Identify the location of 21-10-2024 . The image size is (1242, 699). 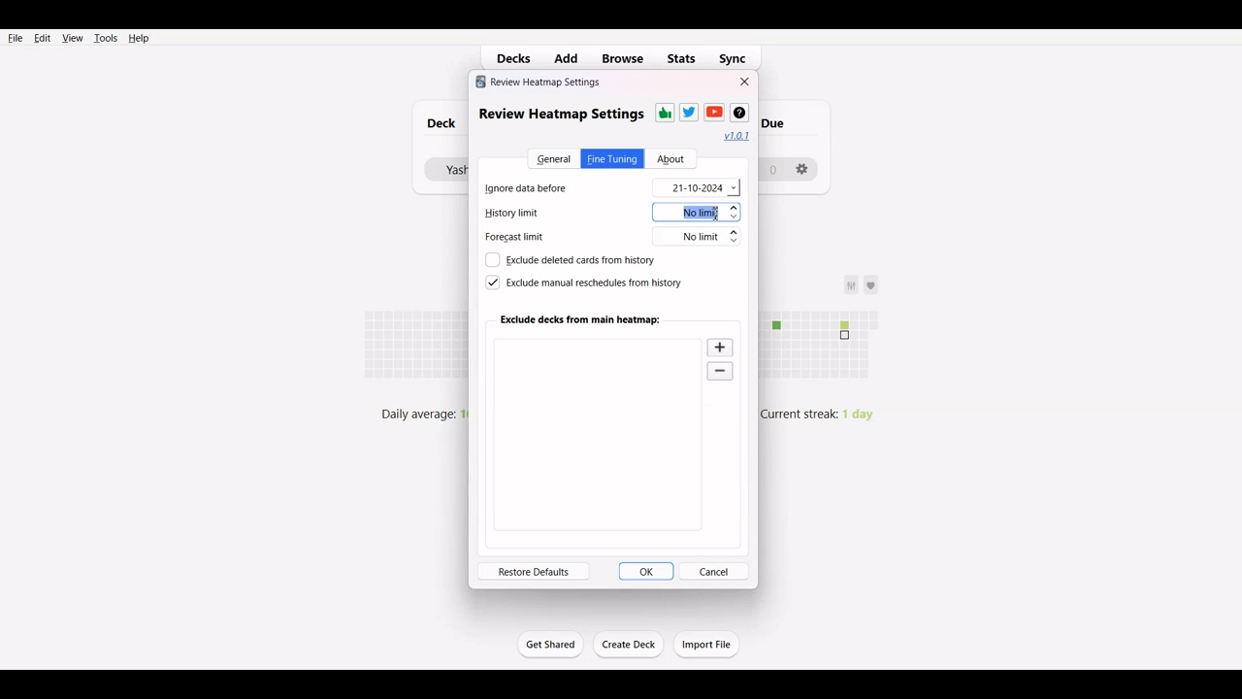
(697, 187).